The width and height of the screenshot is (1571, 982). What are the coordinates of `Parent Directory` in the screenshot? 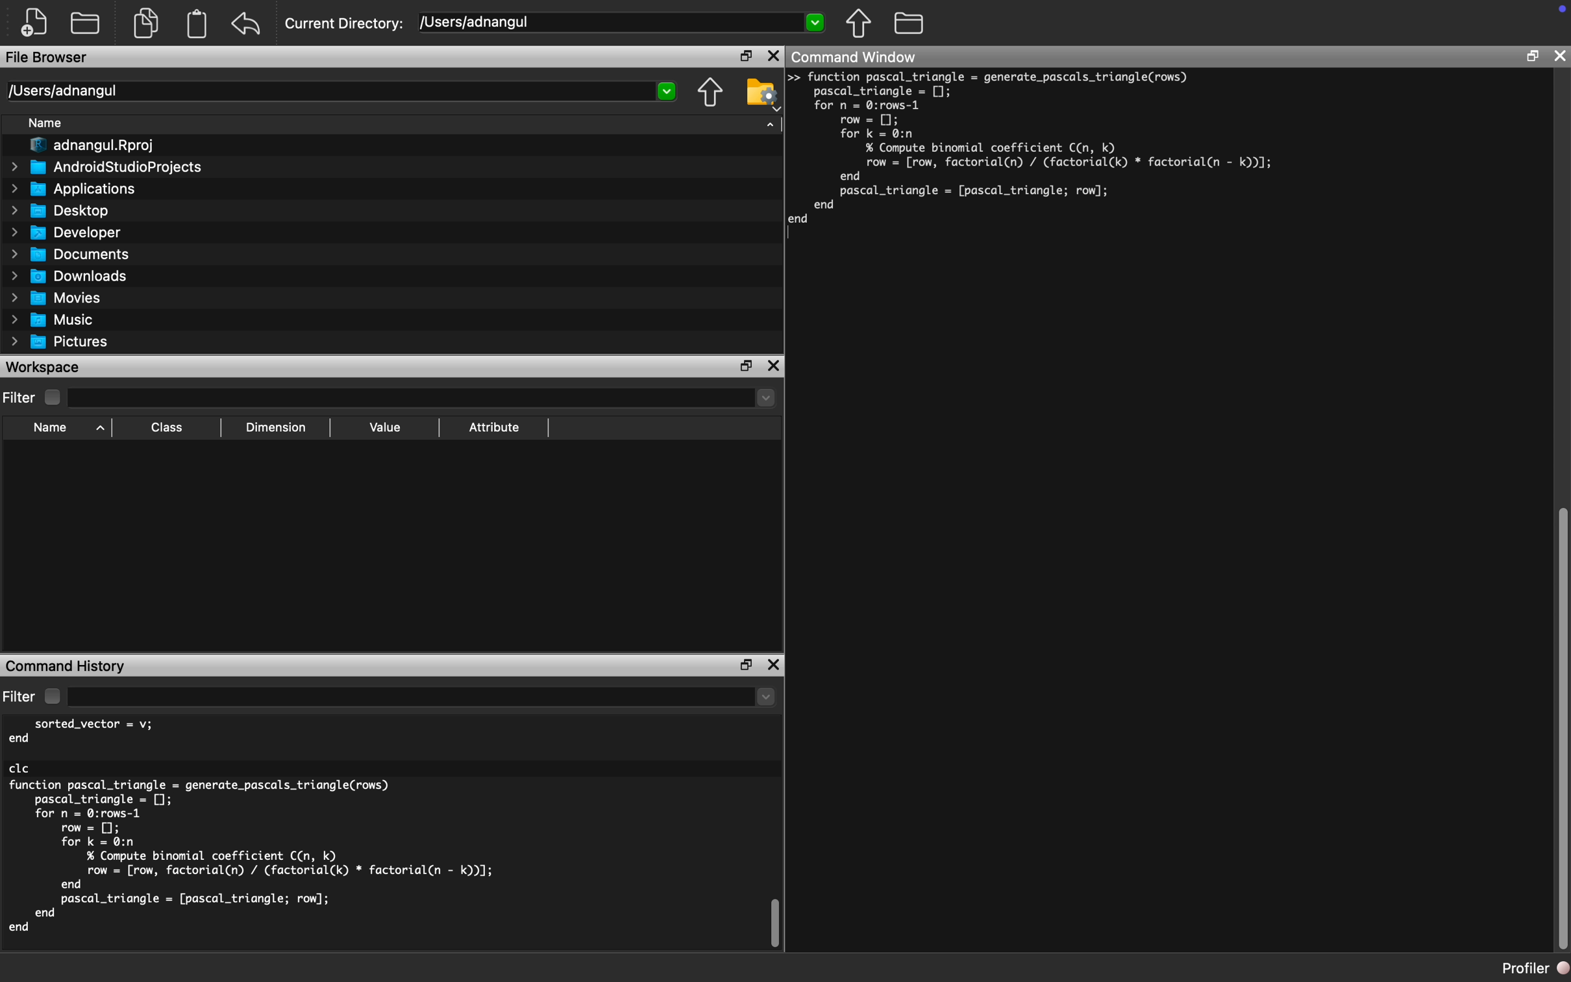 It's located at (859, 24).